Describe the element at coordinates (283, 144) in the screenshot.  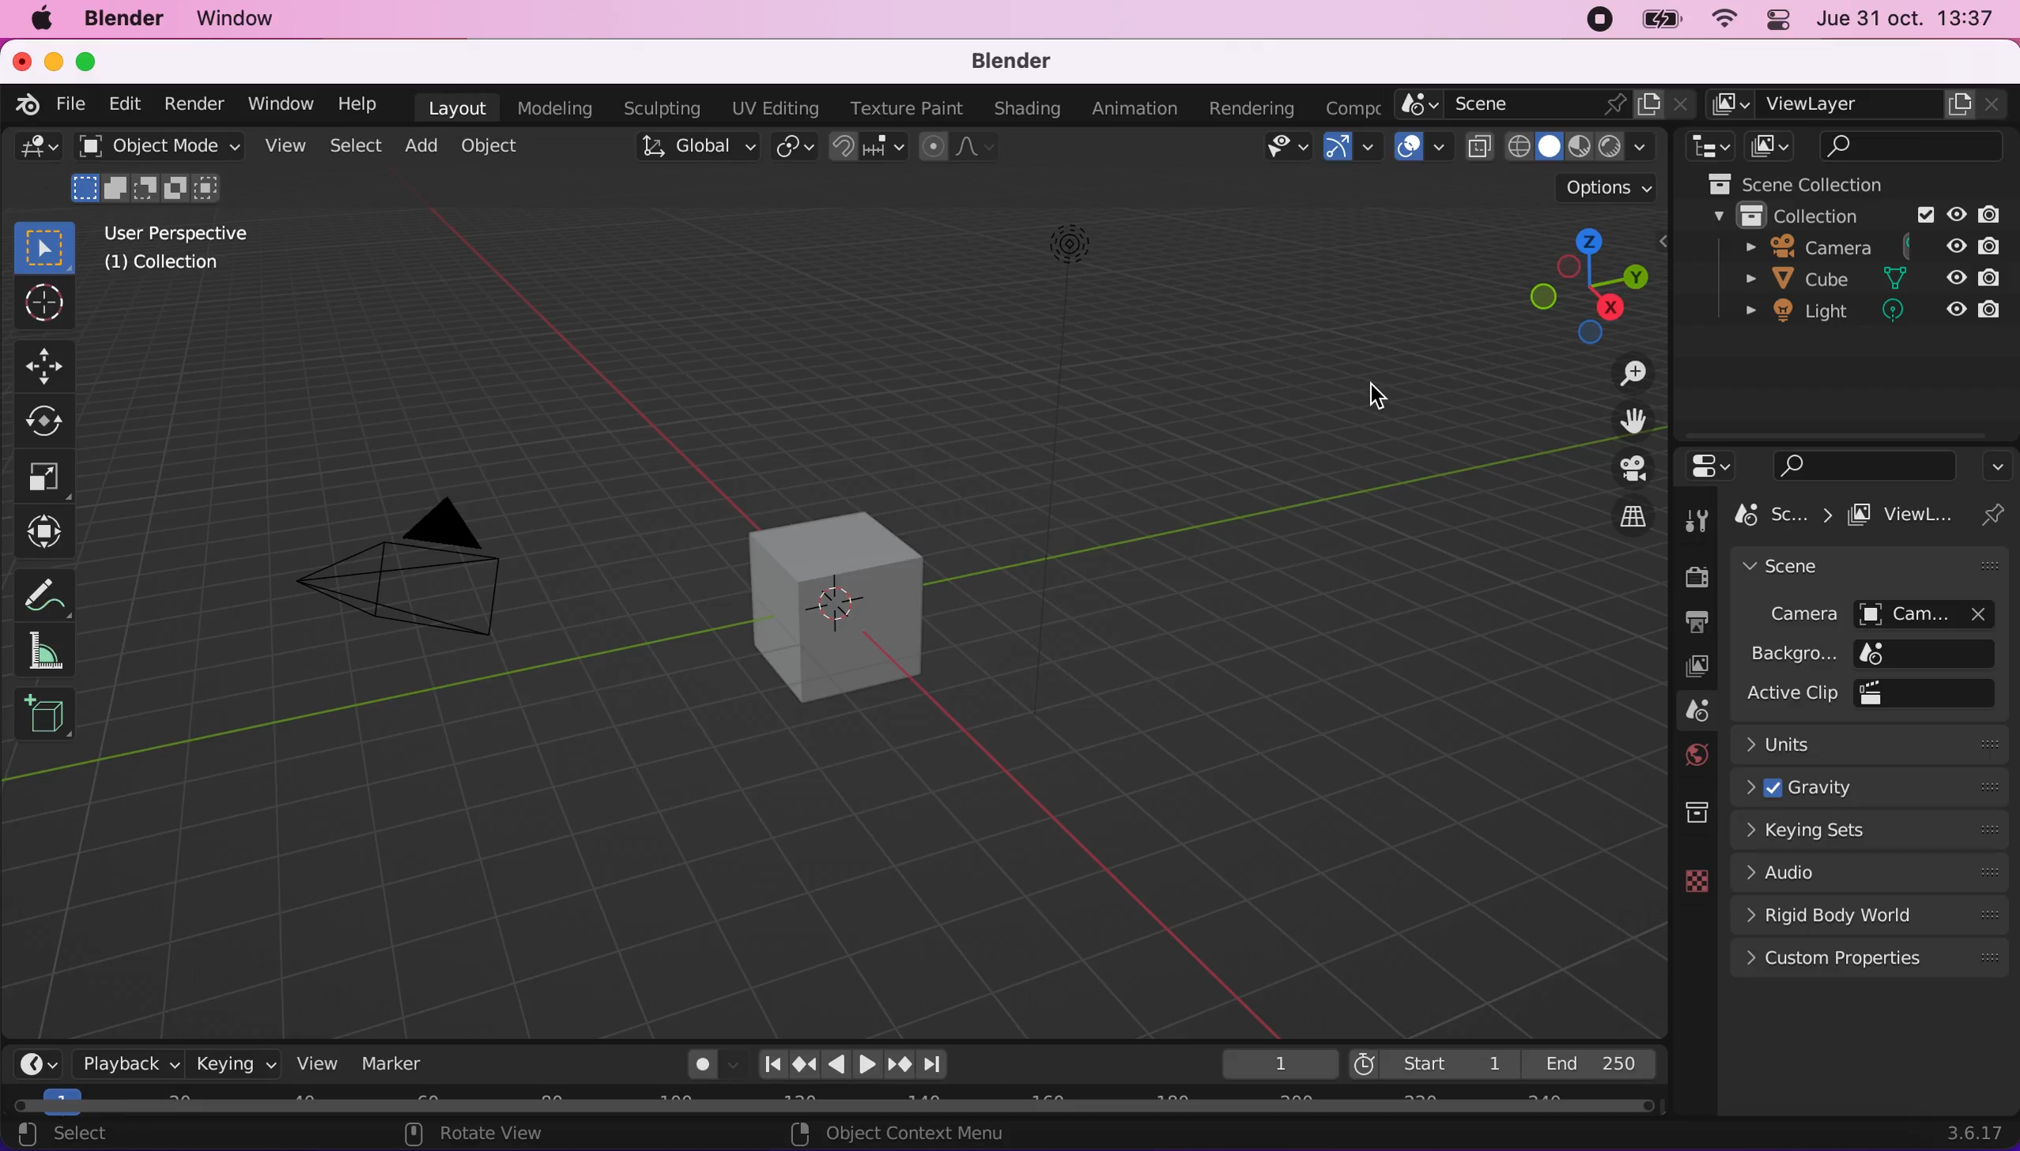
I see `view` at that location.